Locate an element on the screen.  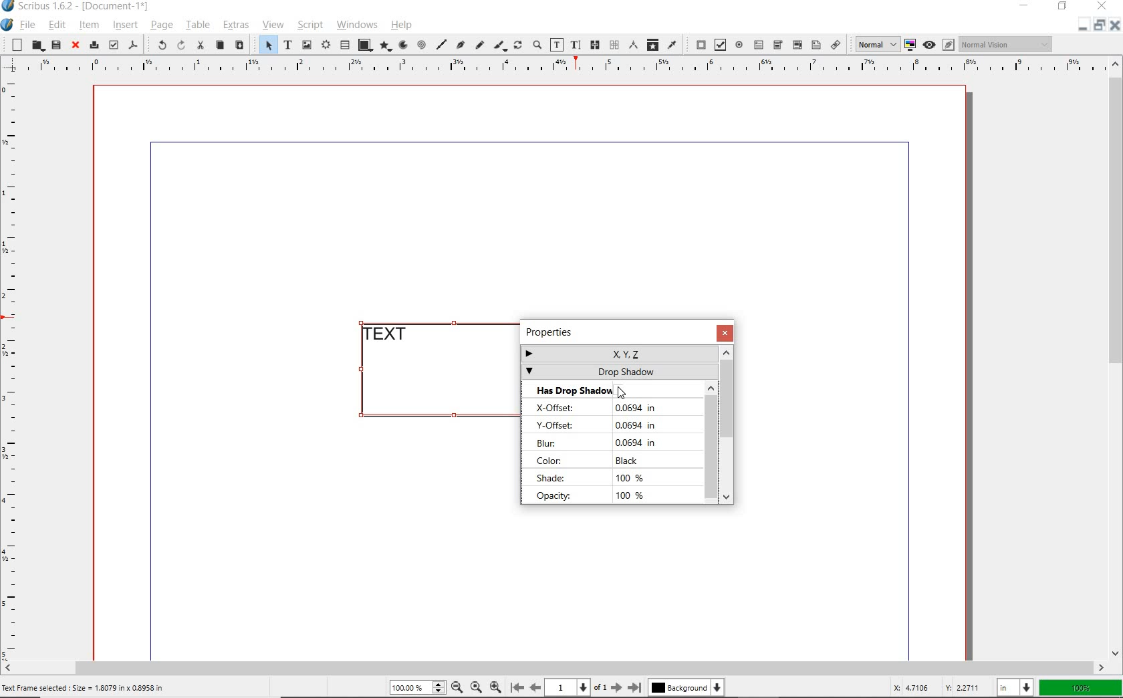
color is located at coordinates (595, 461).